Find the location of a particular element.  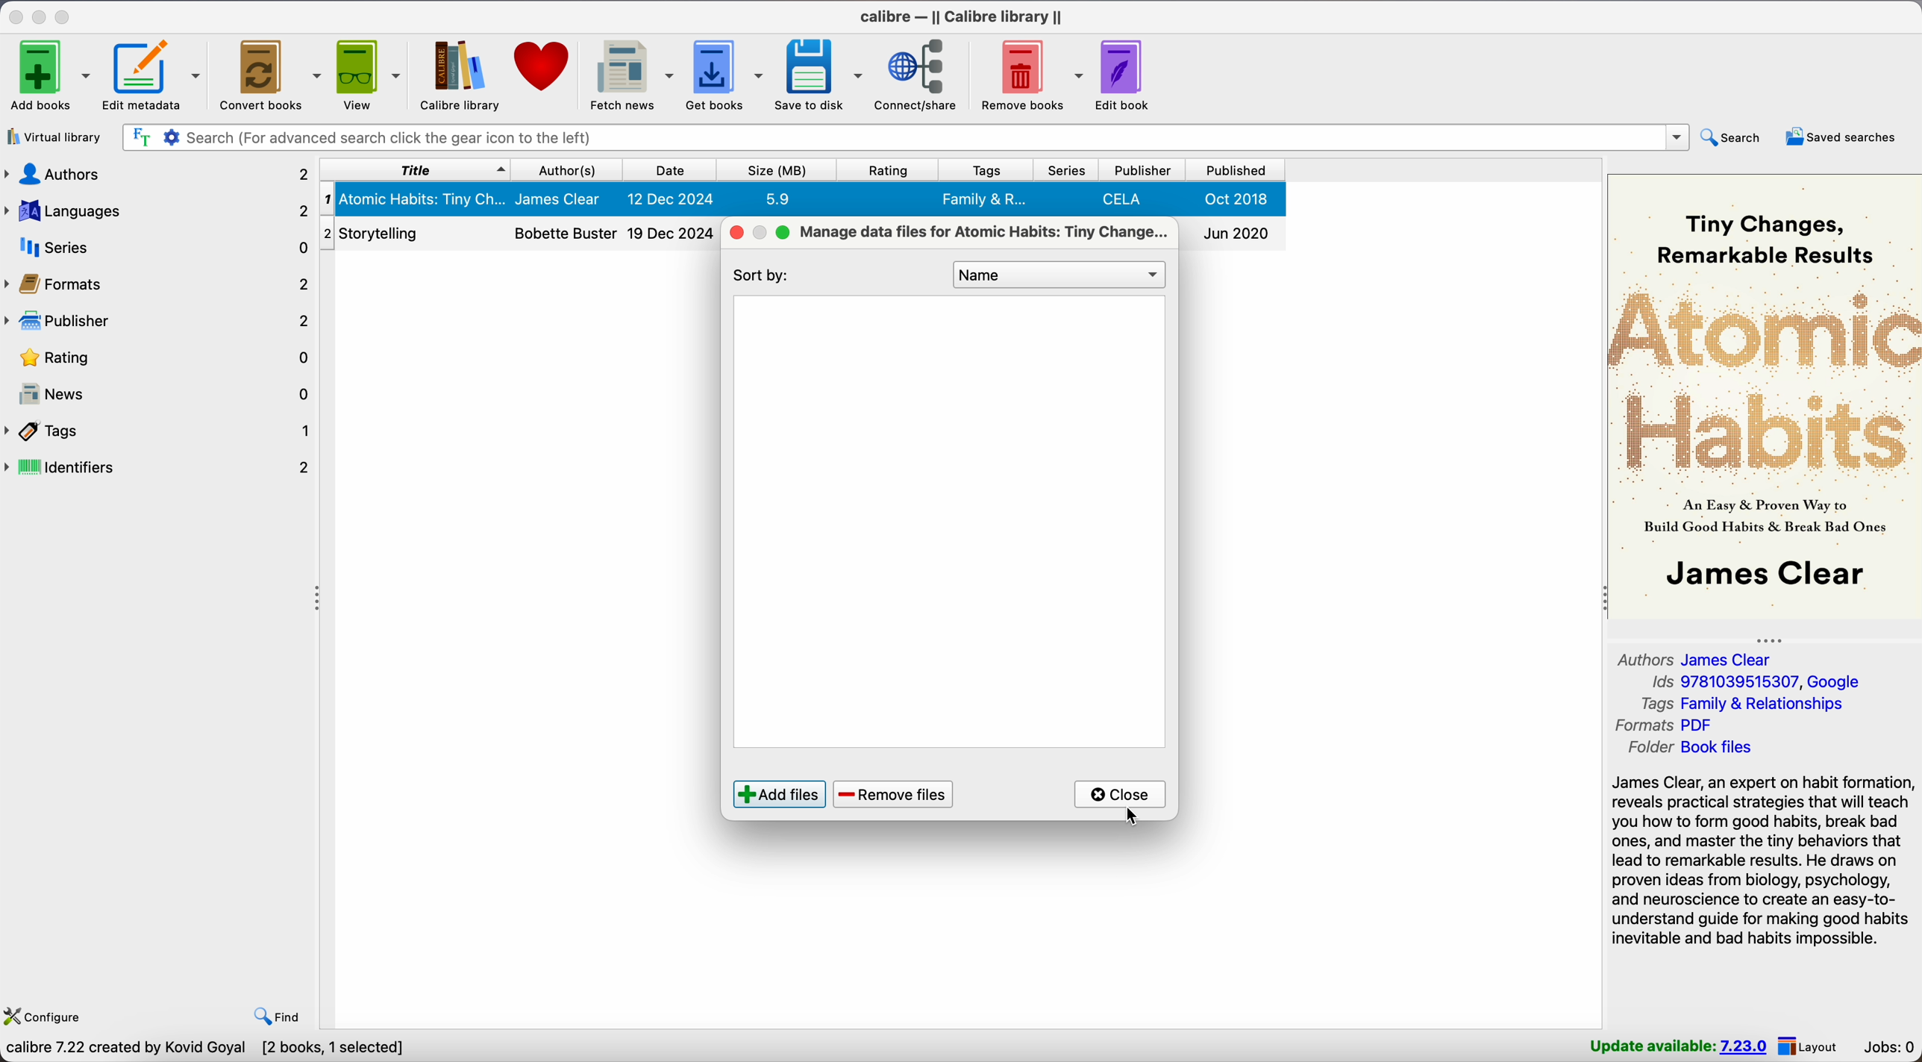

sort by: is located at coordinates (764, 275).